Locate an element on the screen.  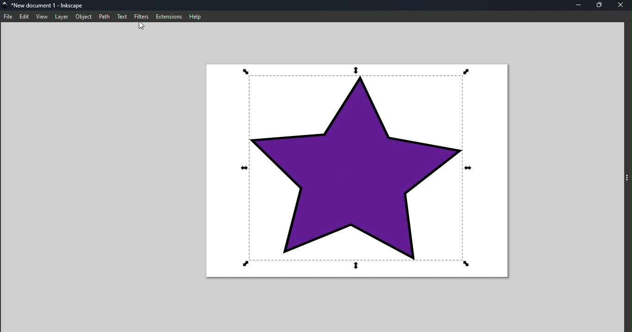
Filters is located at coordinates (140, 16).